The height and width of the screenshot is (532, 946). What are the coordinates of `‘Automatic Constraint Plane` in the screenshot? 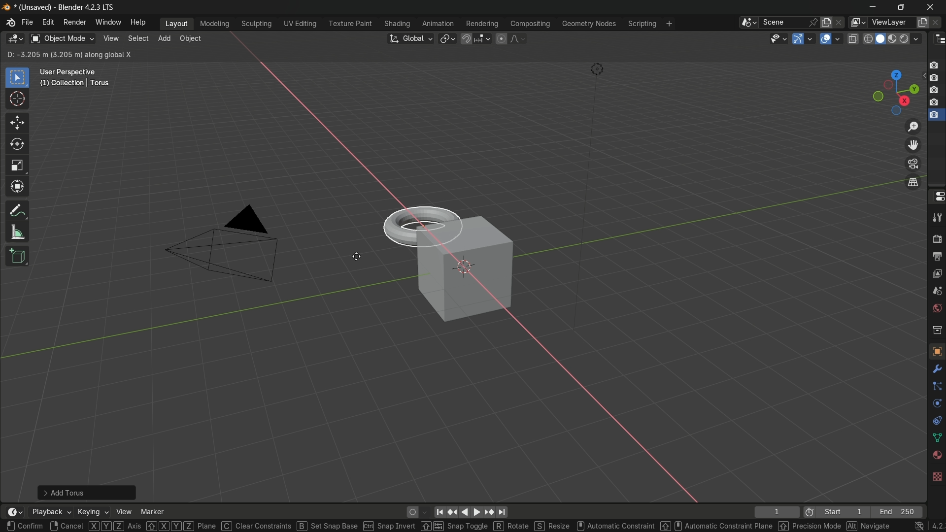 It's located at (717, 526).